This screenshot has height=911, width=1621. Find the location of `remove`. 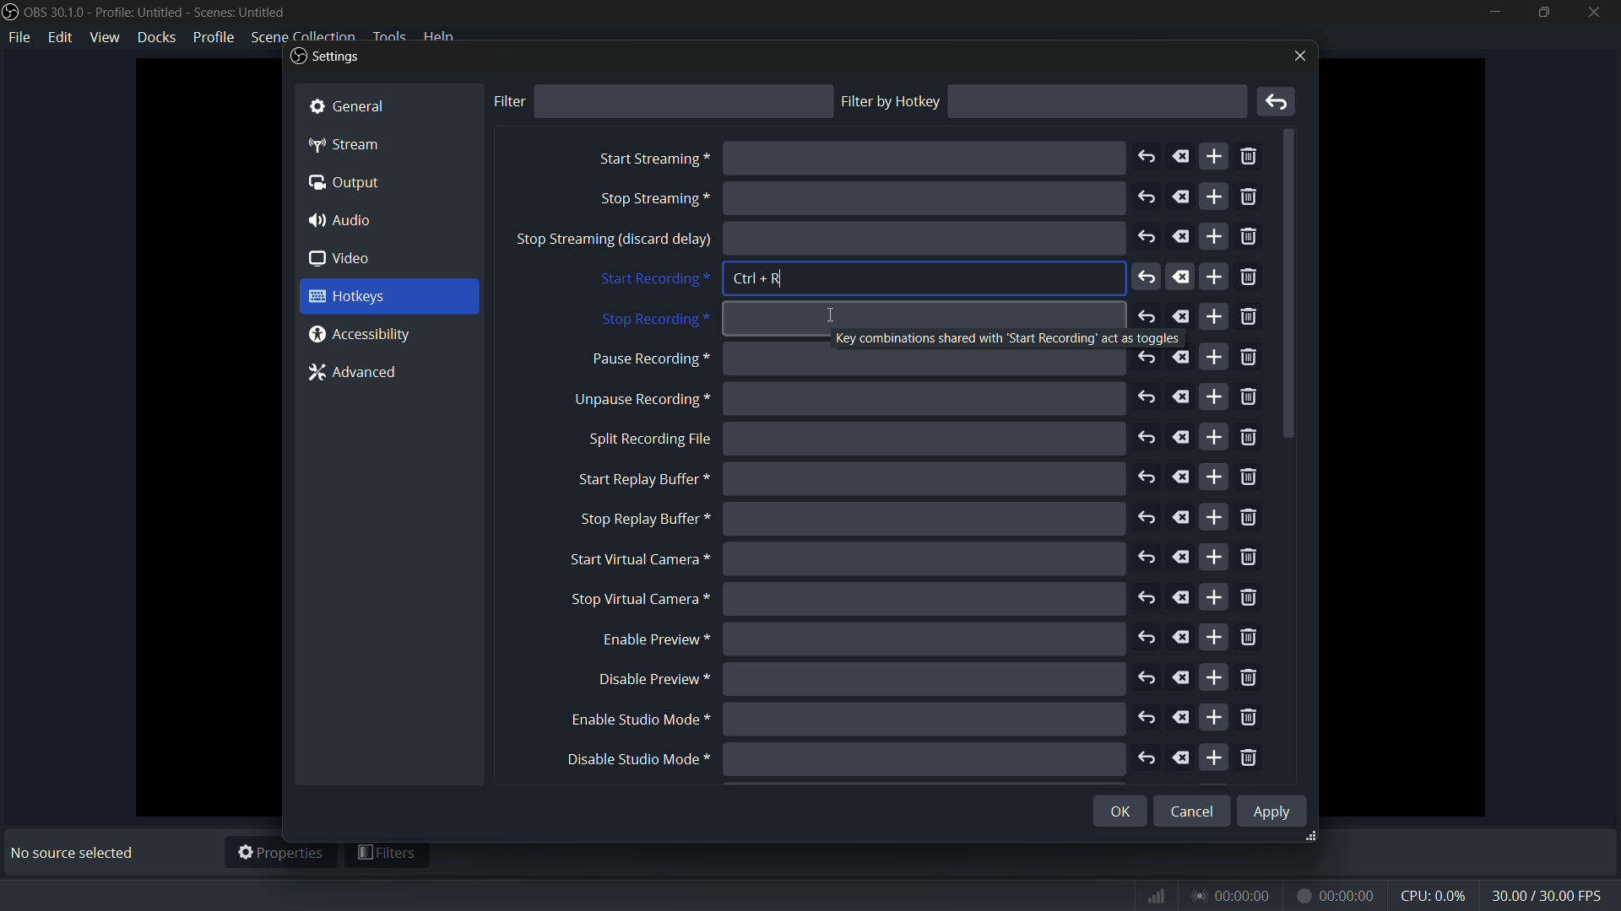

remove is located at coordinates (1252, 158).